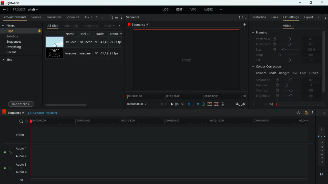  Describe the element at coordinates (20, 179) in the screenshot. I see `all` at that location.